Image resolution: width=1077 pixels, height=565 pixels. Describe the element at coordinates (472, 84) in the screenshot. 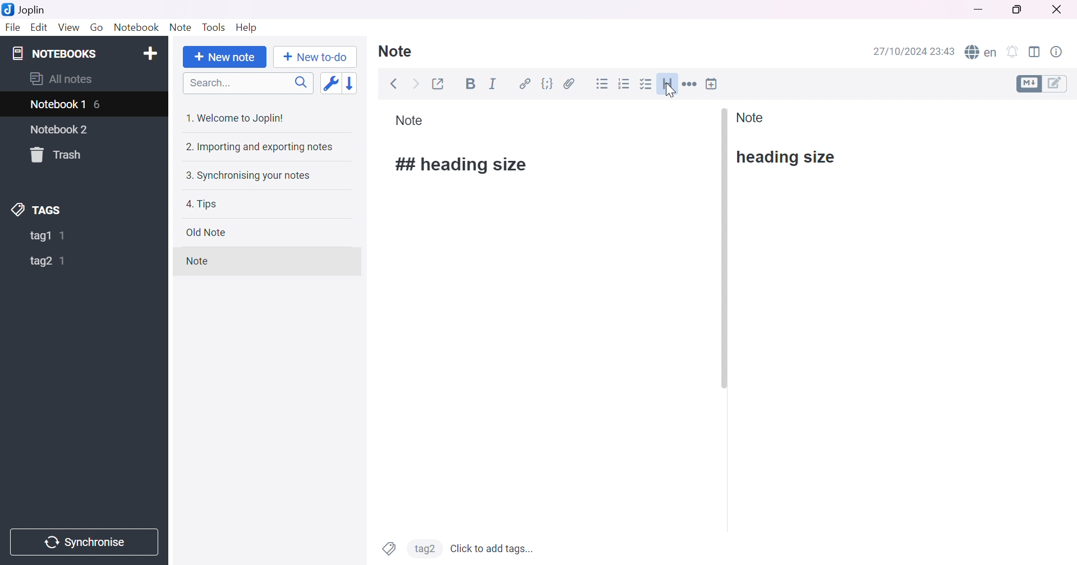

I see `Bold` at that location.